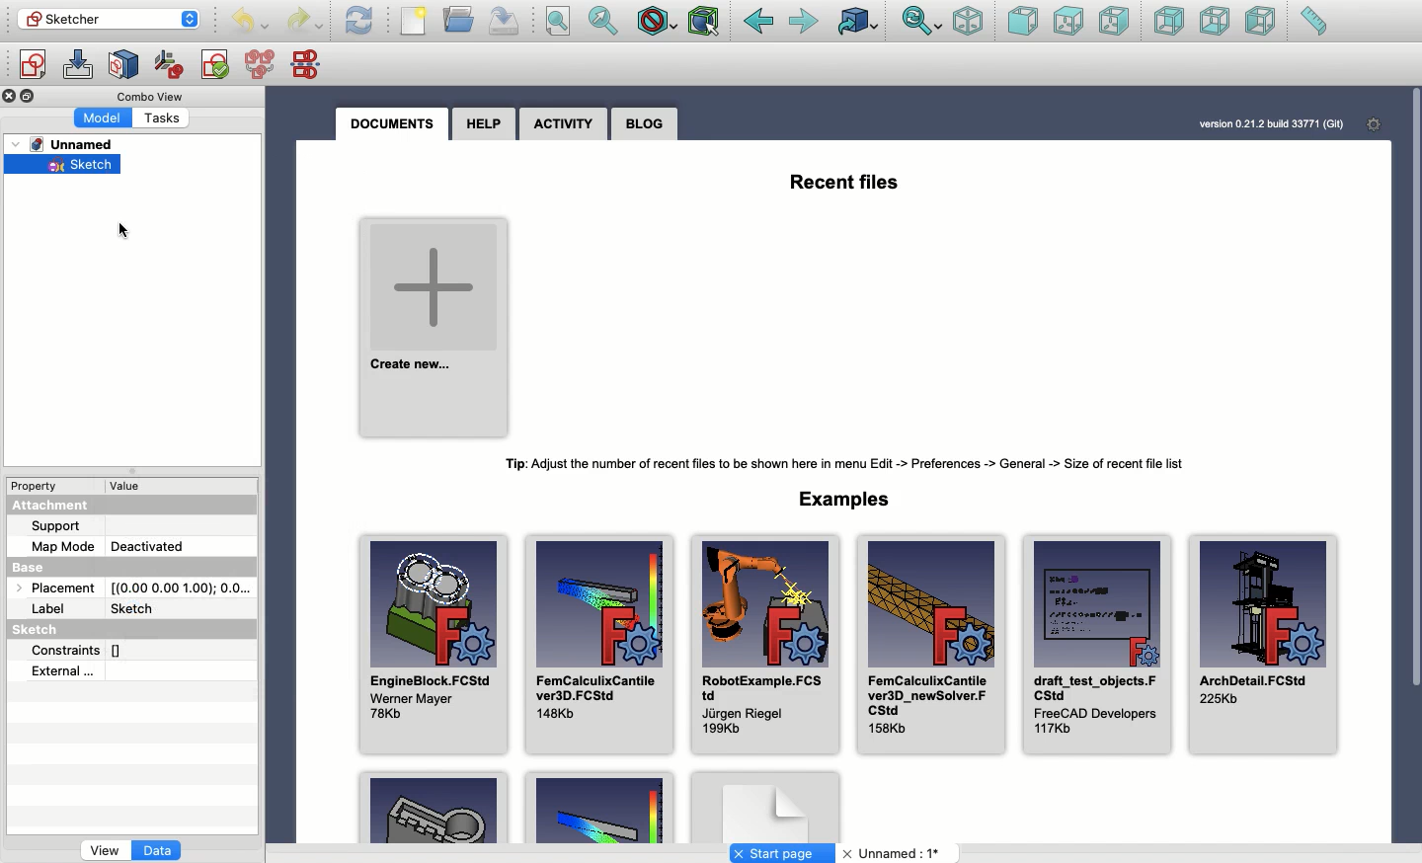 The width and height of the screenshot is (1422, 863). Describe the element at coordinates (806, 23) in the screenshot. I see `Forward` at that location.